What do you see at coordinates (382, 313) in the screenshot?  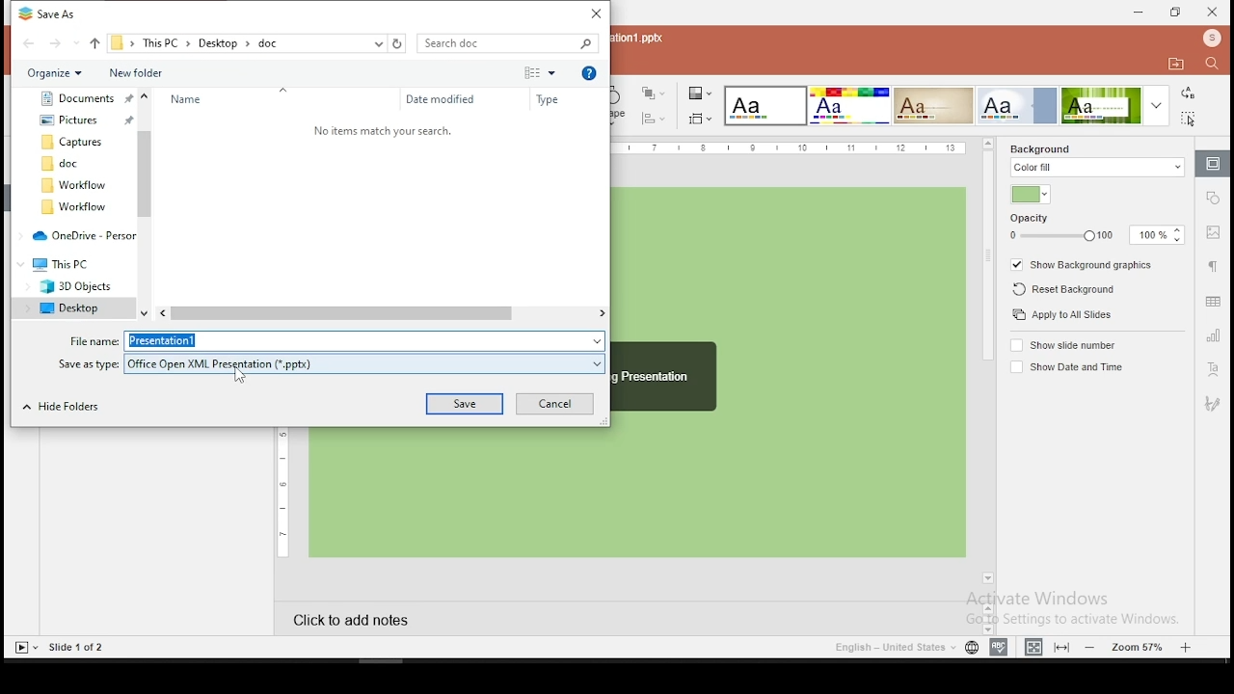 I see `Horizontal scrollbar` at bounding box center [382, 313].